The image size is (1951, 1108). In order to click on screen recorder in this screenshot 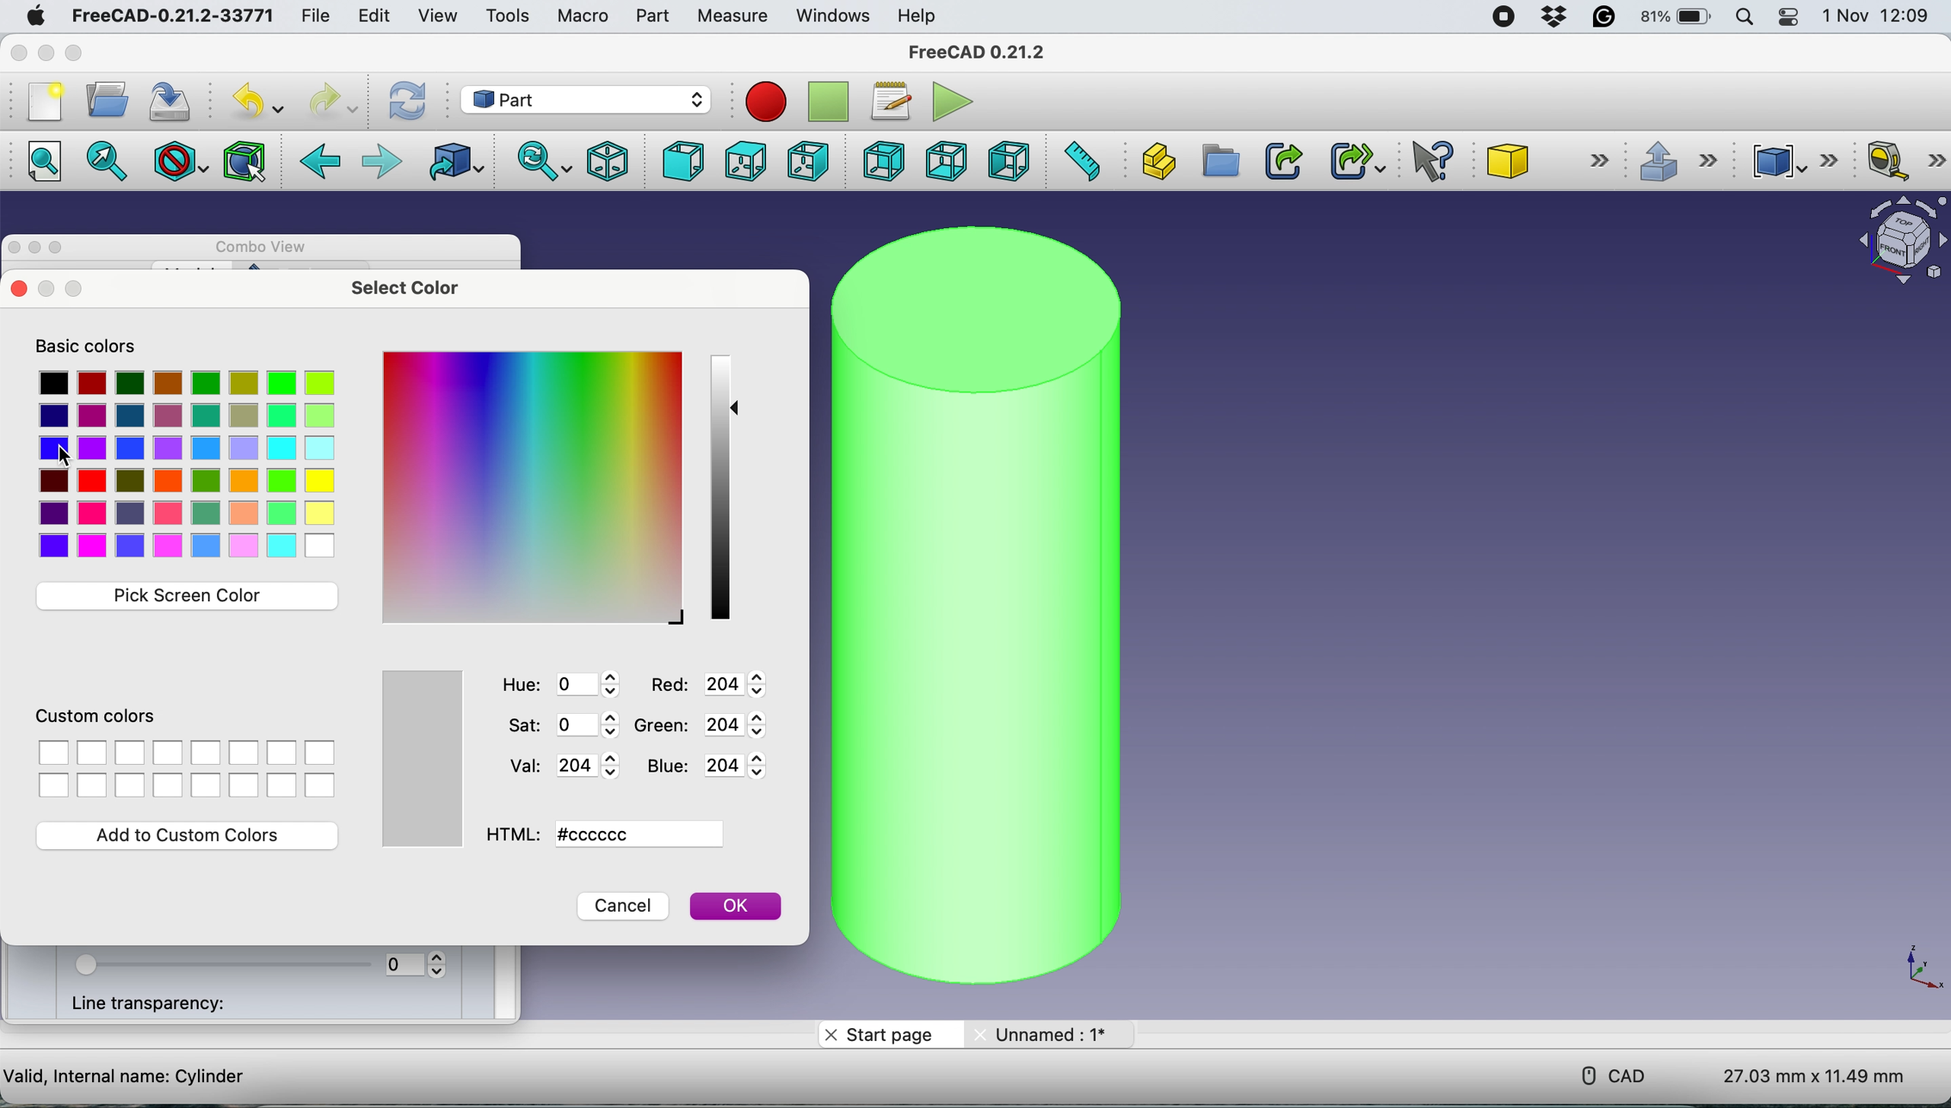, I will do `click(1504, 19)`.